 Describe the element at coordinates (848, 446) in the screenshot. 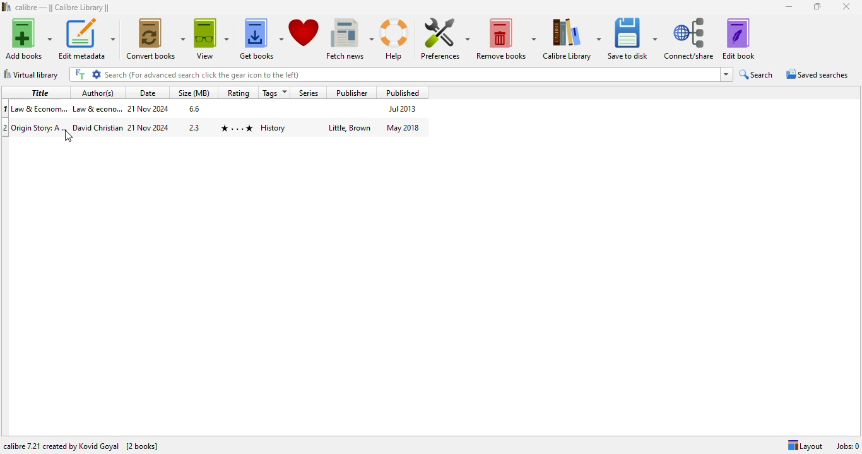

I see `jobs: 0` at that location.